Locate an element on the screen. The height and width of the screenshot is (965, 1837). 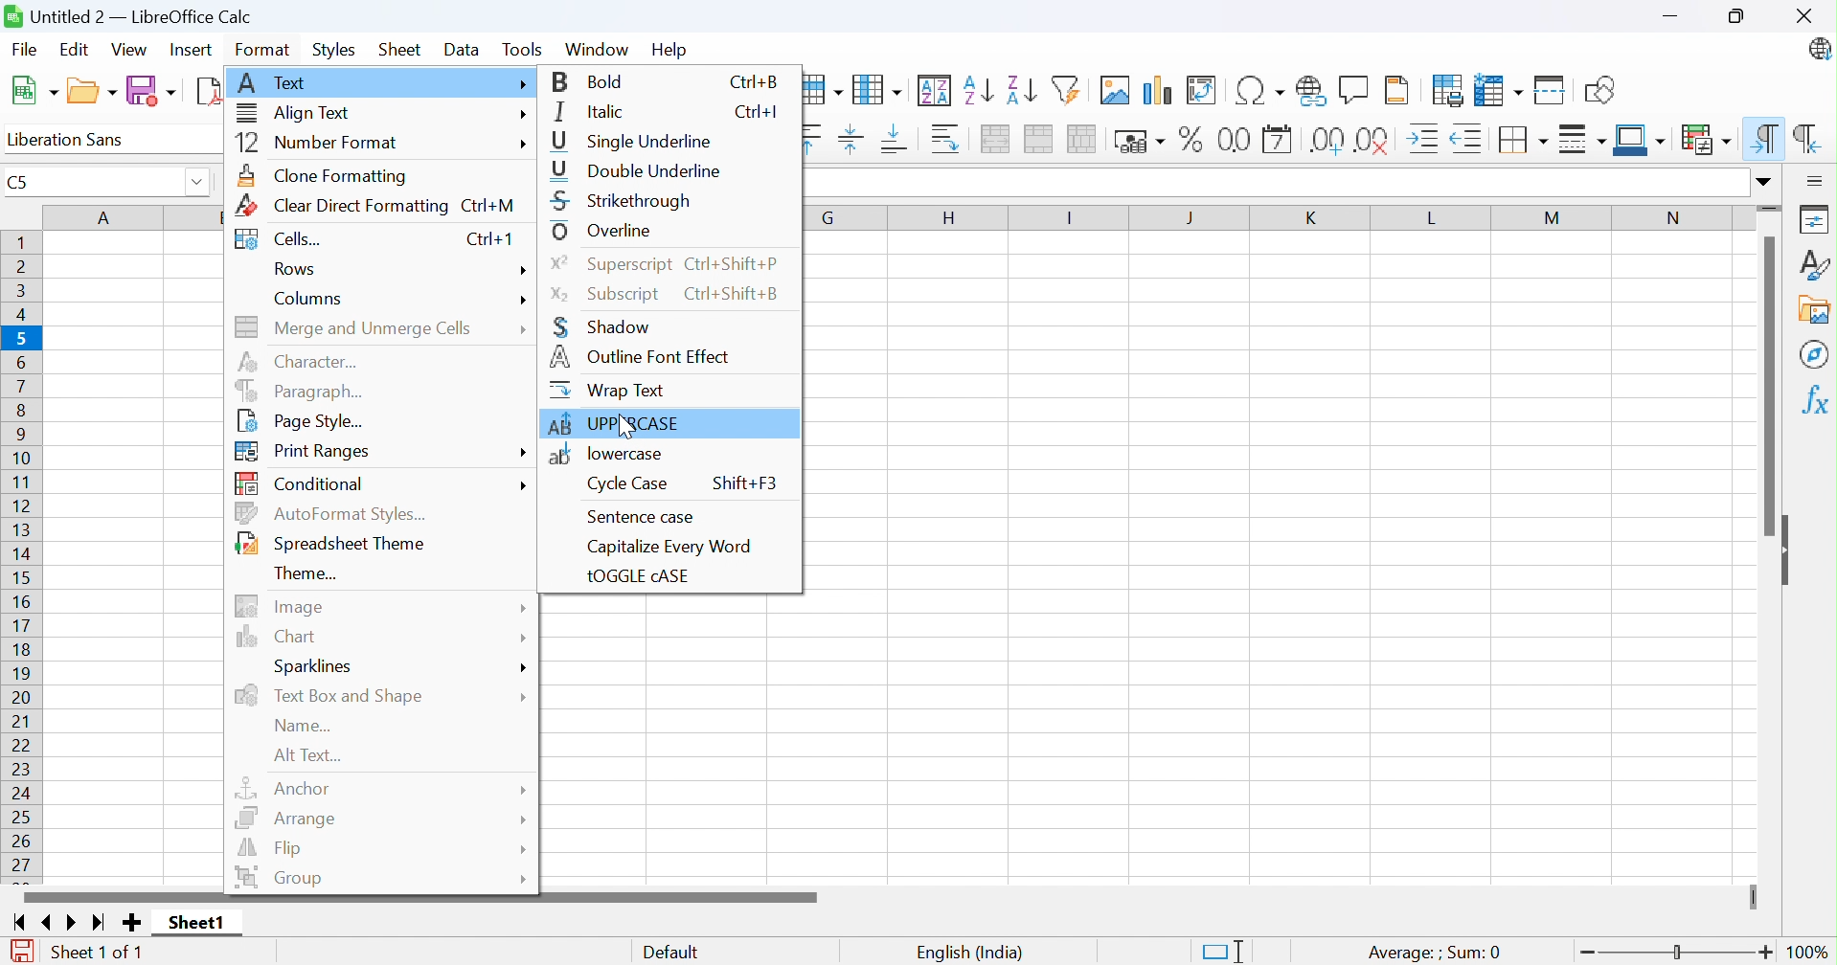
Borders is located at coordinates (1526, 141).